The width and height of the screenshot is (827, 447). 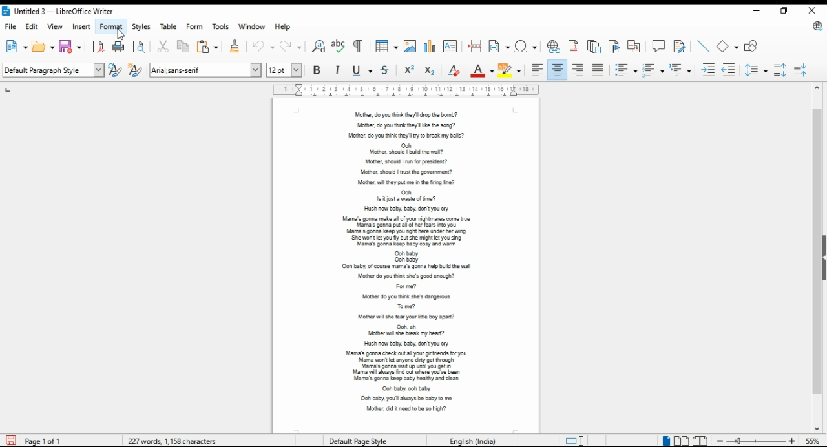 What do you see at coordinates (222, 26) in the screenshot?
I see `tools` at bounding box center [222, 26].